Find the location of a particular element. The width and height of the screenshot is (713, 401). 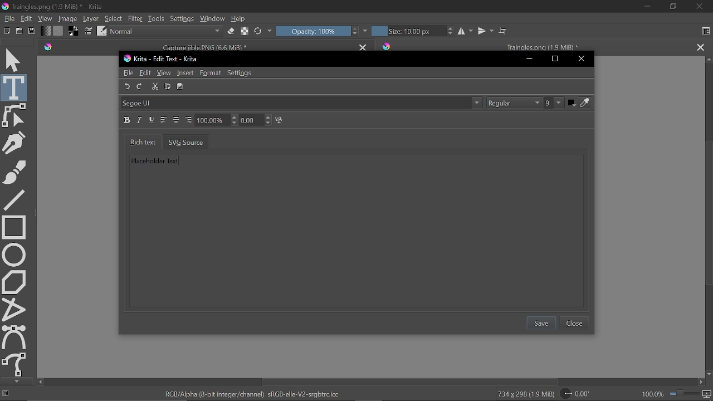

Select is located at coordinates (114, 19).